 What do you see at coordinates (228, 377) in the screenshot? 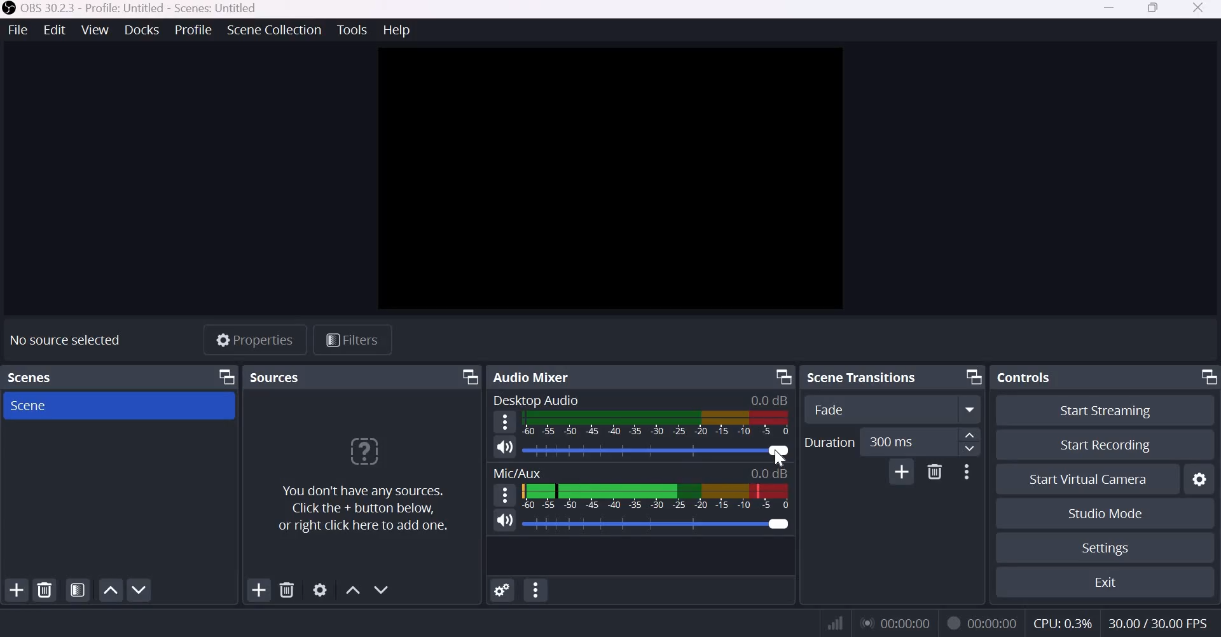
I see `Dock Options icon` at bounding box center [228, 377].